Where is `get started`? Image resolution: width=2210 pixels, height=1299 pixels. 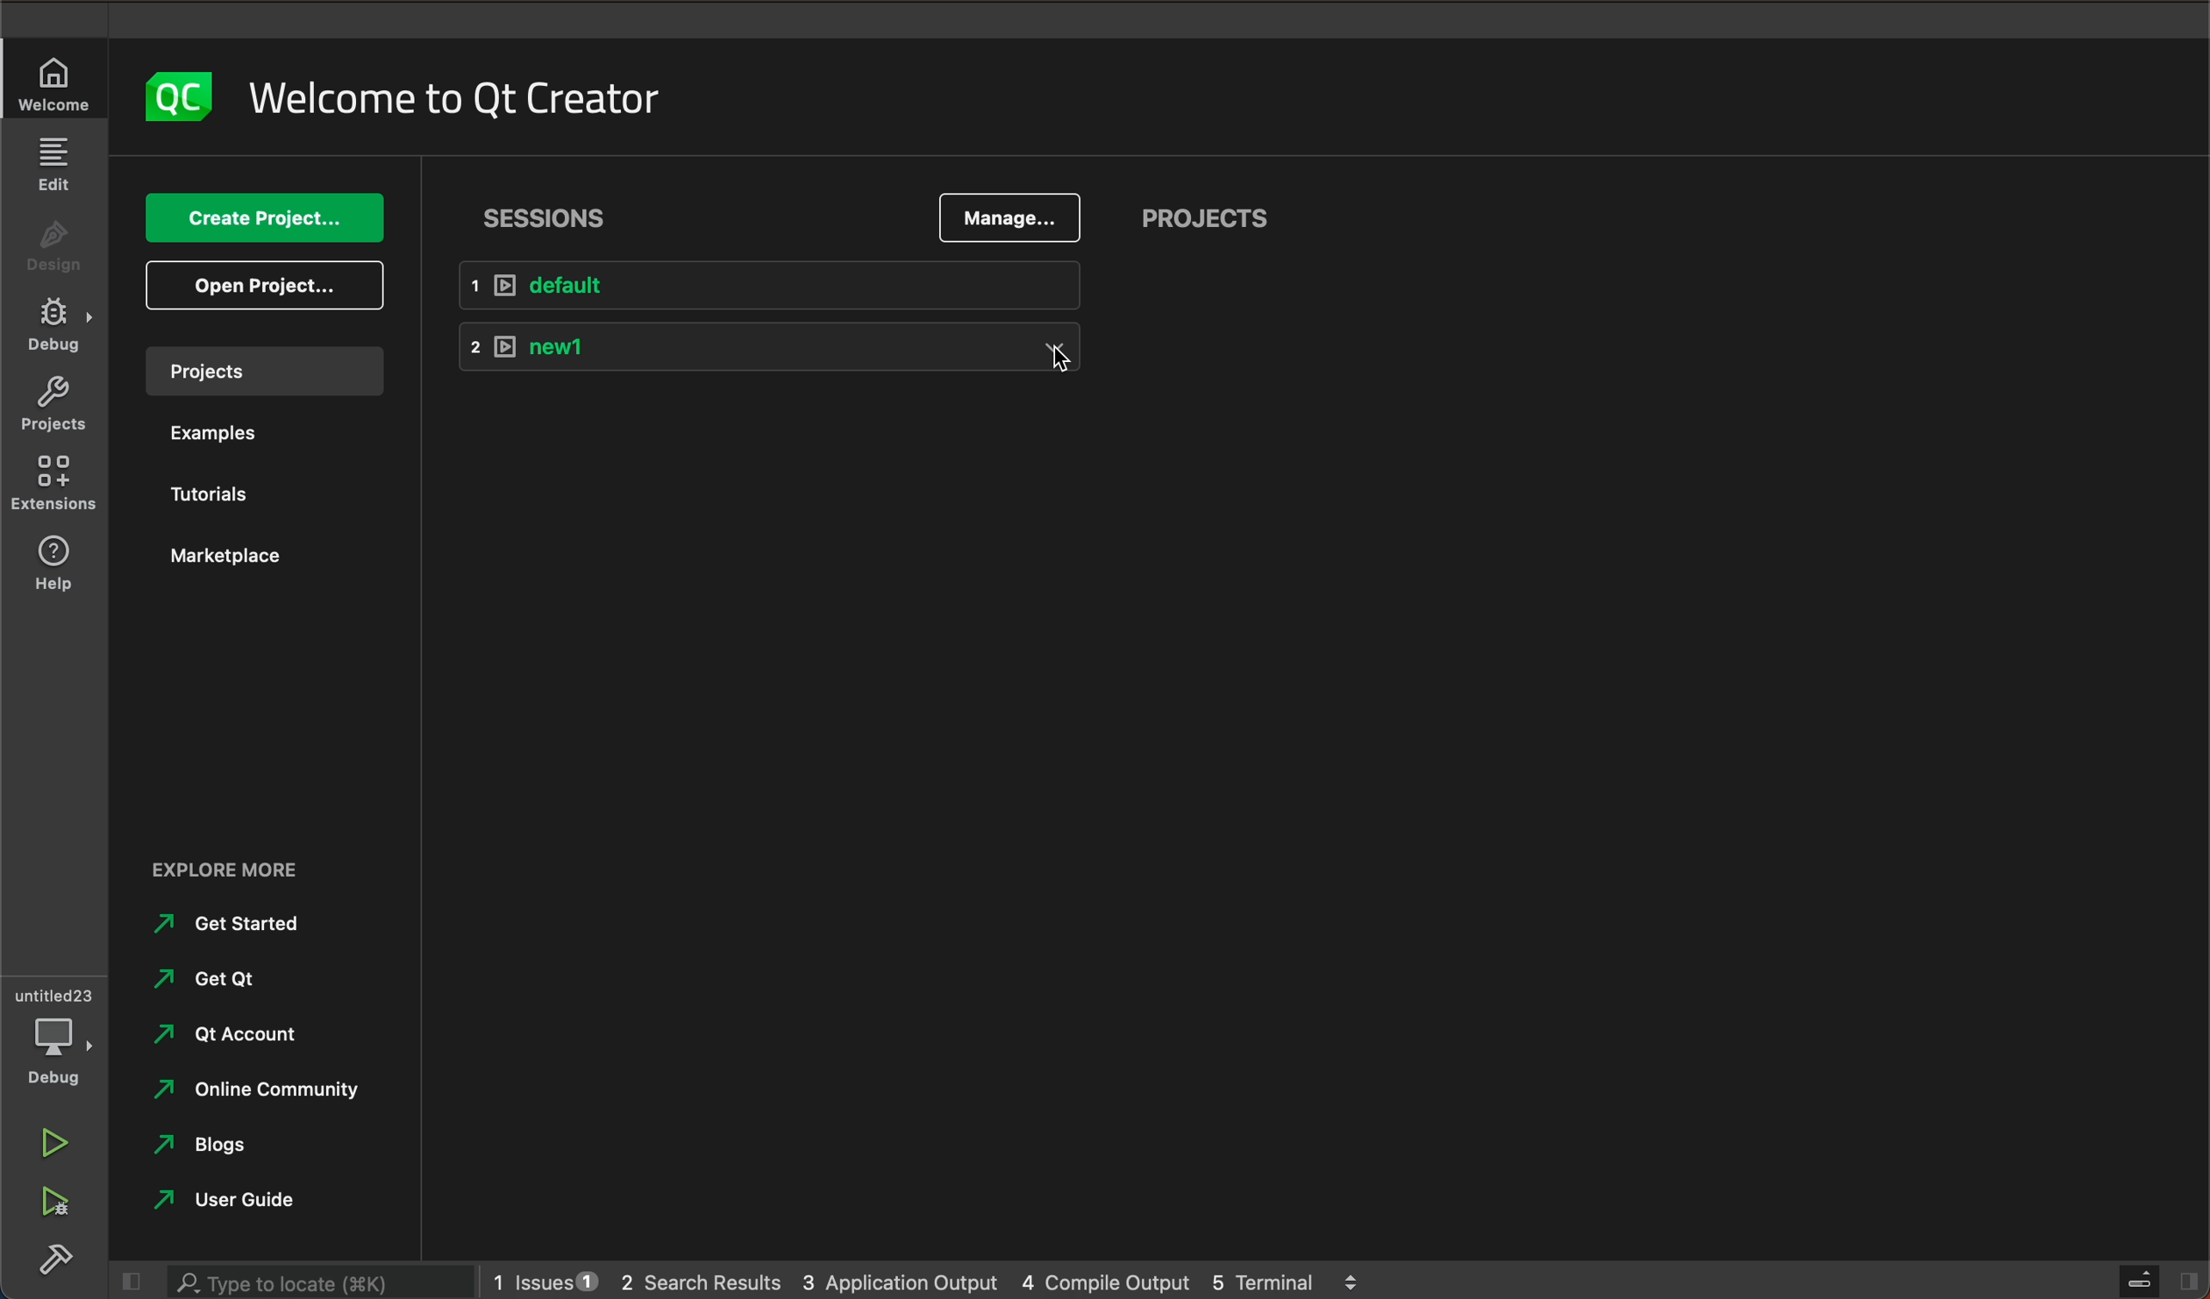
get started is located at coordinates (234, 923).